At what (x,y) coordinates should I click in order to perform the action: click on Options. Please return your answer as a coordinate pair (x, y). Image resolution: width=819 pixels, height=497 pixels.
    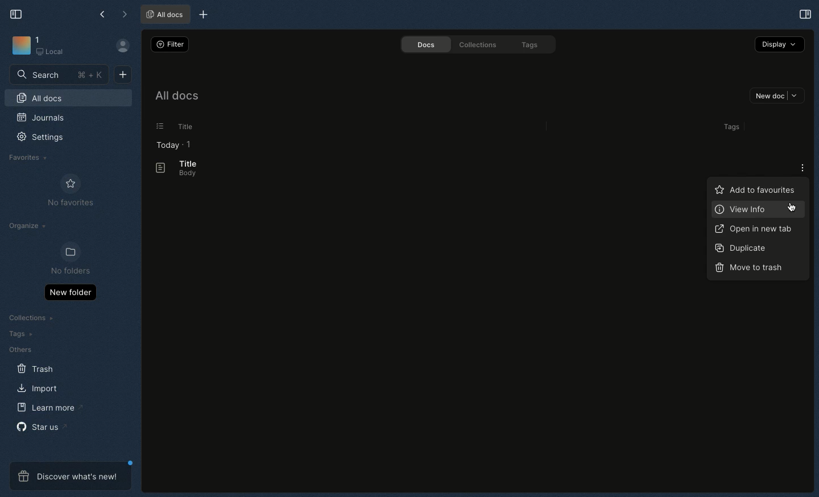
    Looking at the image, I should click on (803, 168).